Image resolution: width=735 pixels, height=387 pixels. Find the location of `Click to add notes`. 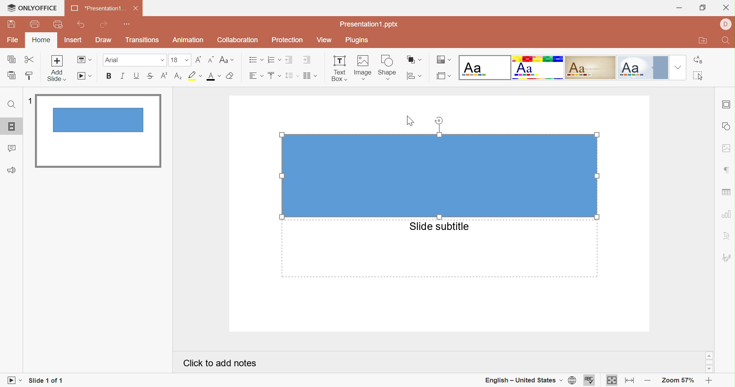

Click to add notes is located at coordinates (220, 363).